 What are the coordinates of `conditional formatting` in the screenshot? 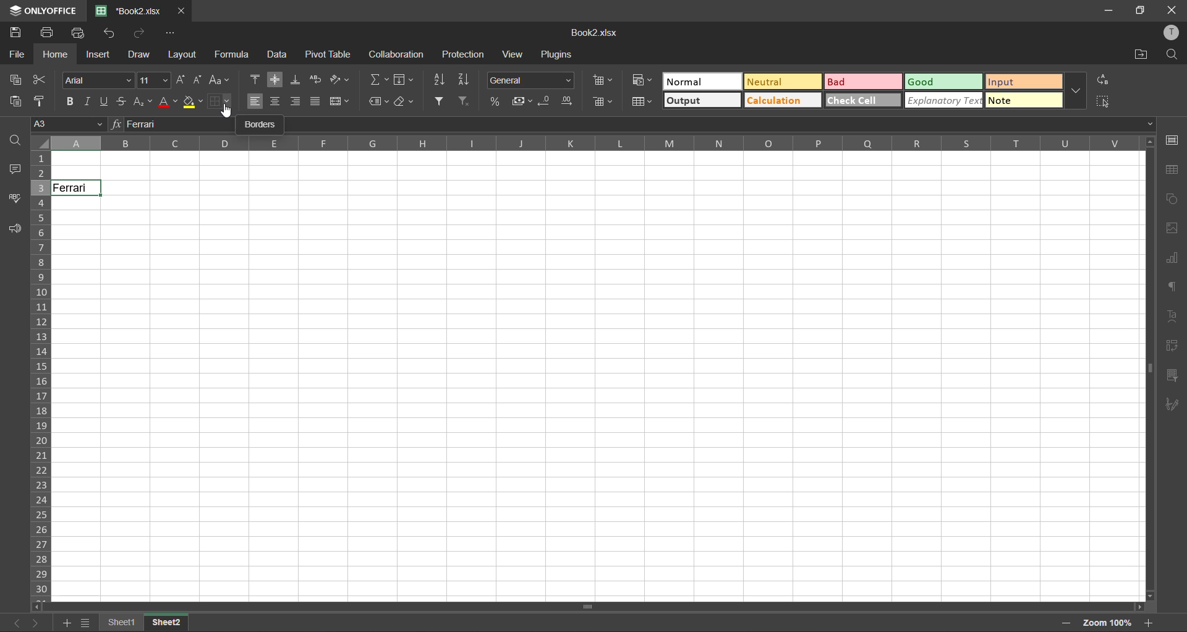 It's located at (644, 81).